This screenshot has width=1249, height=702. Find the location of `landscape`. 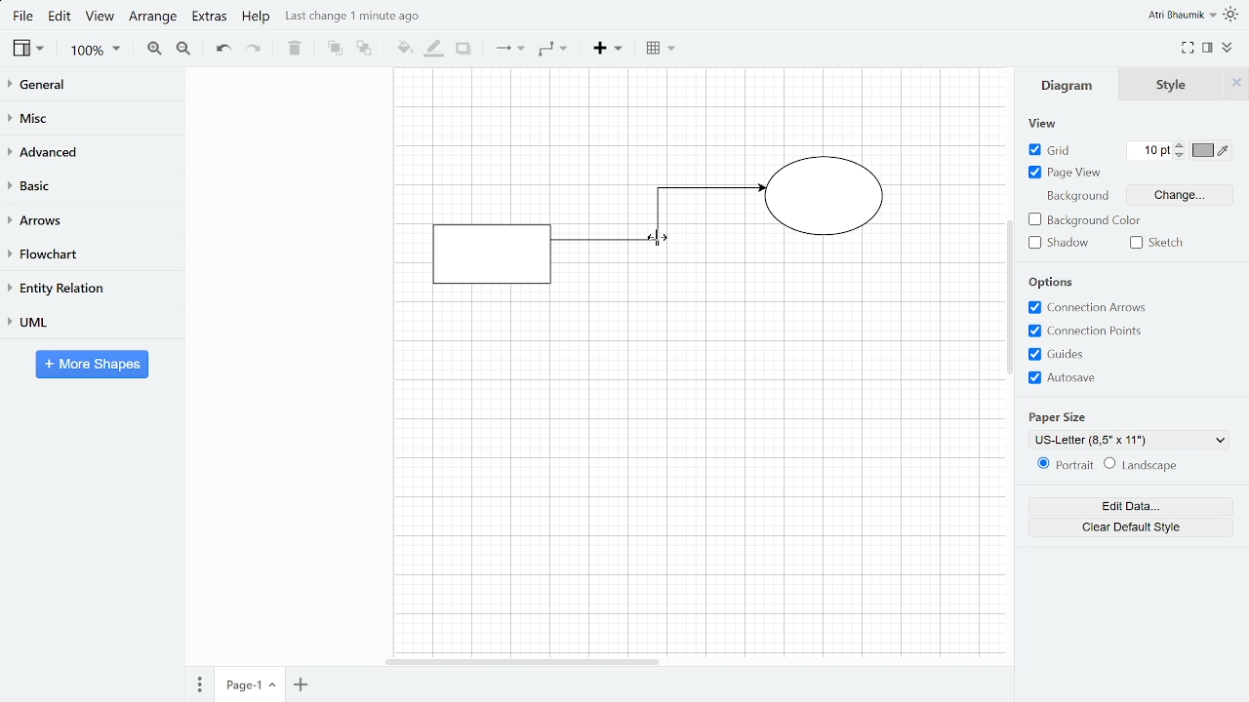

landscape is located at coordinates (1149, 466).